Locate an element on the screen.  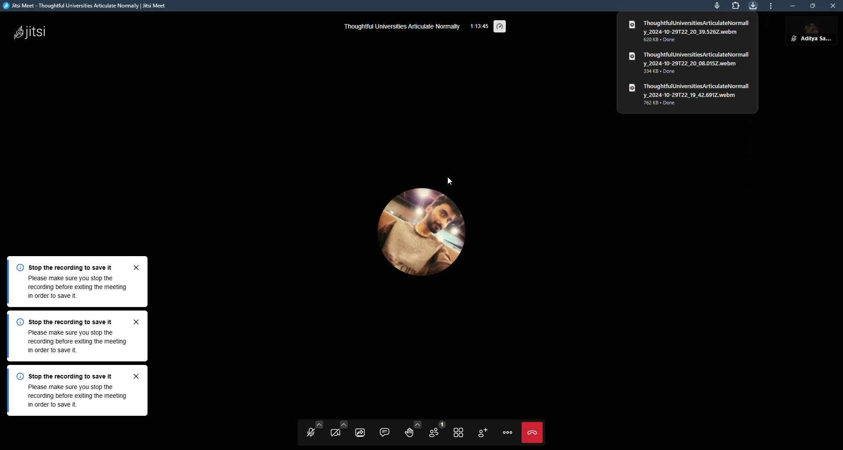
thoughtful universities articulate normally is located at coordinates (403, 29).